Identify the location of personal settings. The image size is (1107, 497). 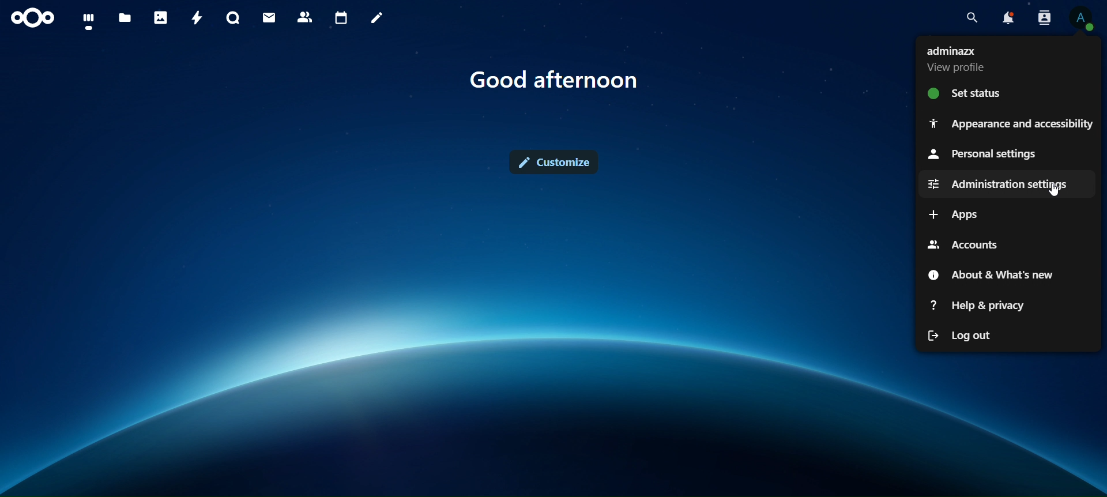
(985, 154).